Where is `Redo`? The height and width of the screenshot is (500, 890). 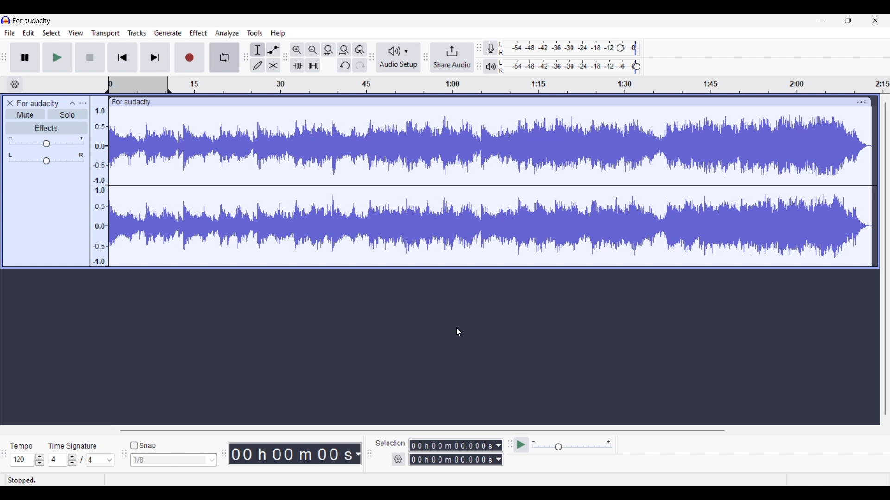 Redo is located at coordinates (358, 66).